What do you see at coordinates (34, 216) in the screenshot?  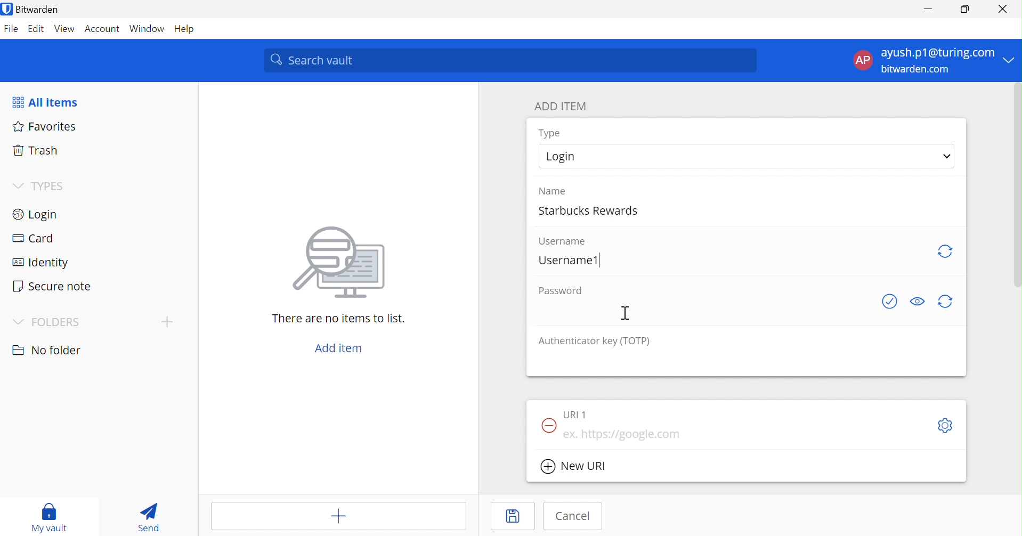 I see `Login` at bounding box center [34, 216].